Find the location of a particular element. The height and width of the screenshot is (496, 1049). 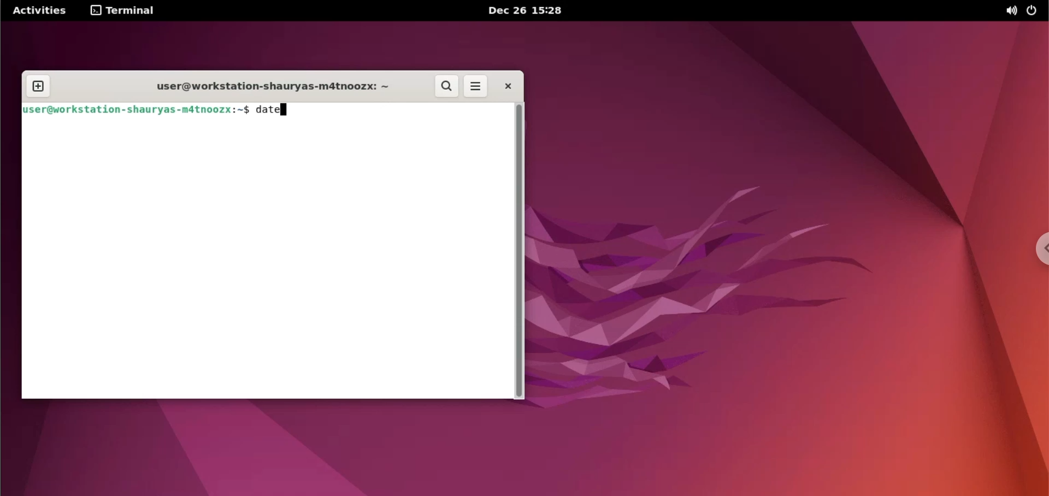

chrome options is located at coordinates (1036, 249).